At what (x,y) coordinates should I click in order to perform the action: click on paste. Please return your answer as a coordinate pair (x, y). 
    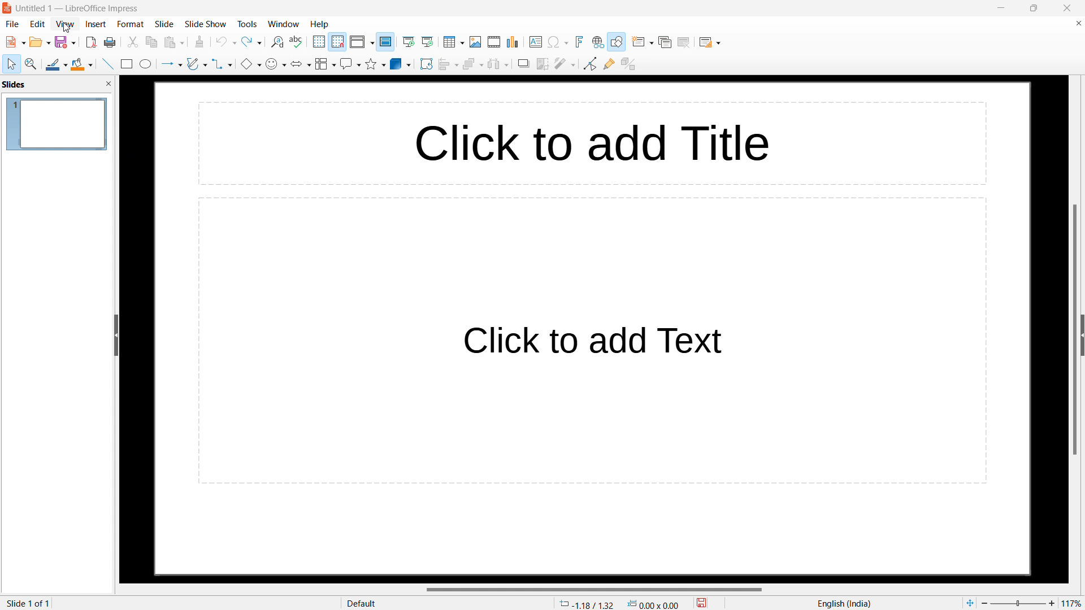
    Looking at the image, I should click on (173, 42).